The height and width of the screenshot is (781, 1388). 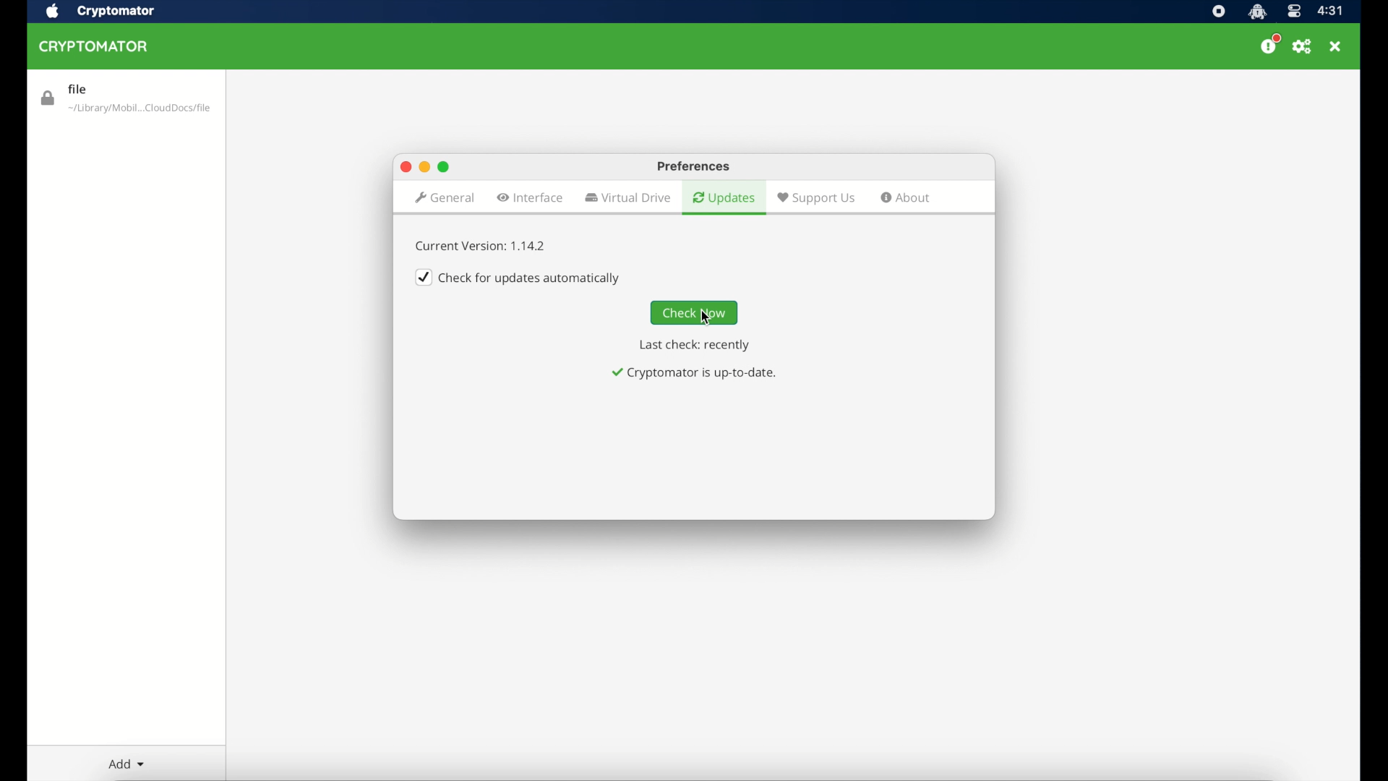 I want to click on maximize, so click(x=444, y=166).